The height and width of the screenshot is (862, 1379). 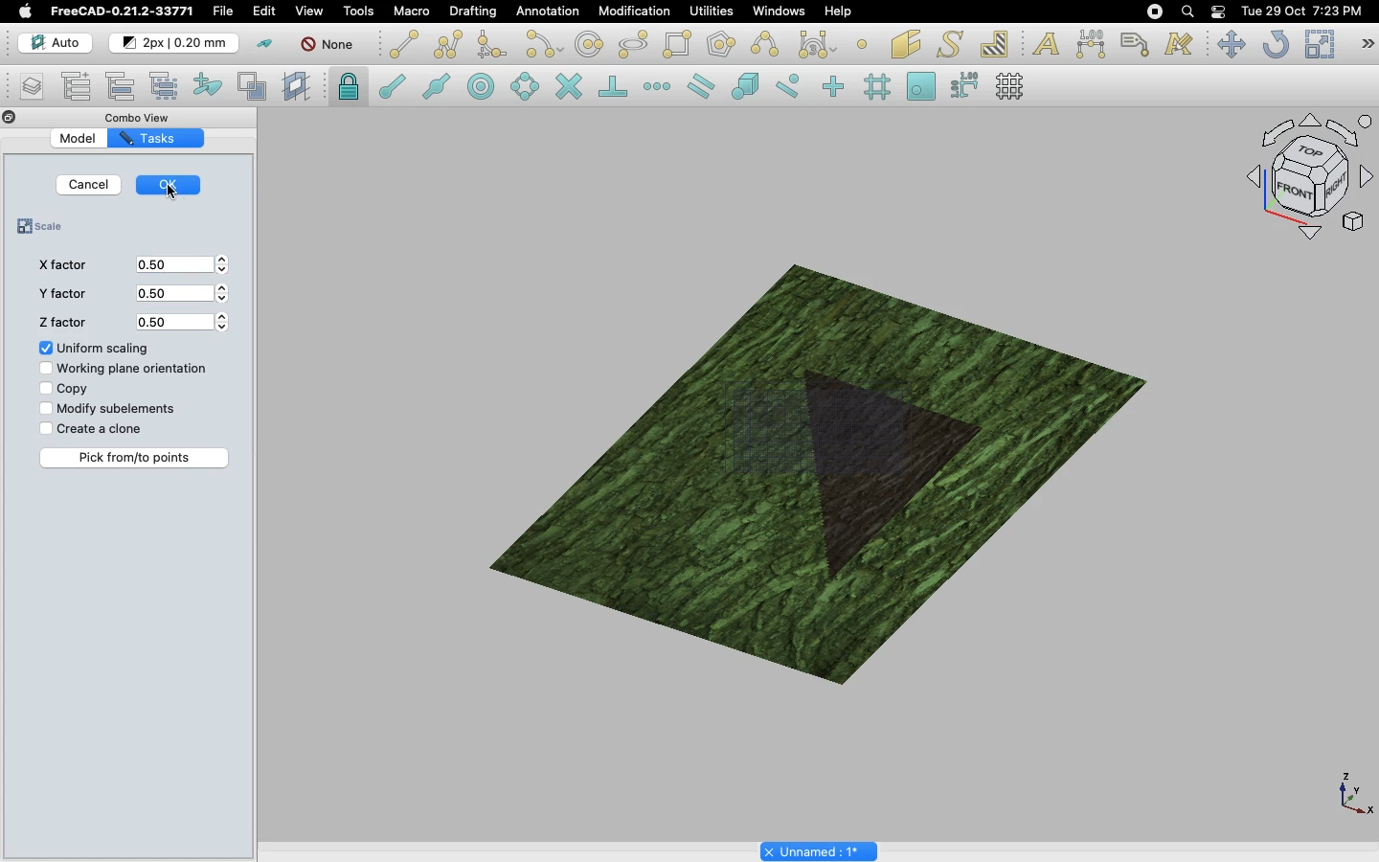 What do you see at coordinates (961, 85) in the screenshot?
I see `Snap dimensions` at bounding box center [961, 85].